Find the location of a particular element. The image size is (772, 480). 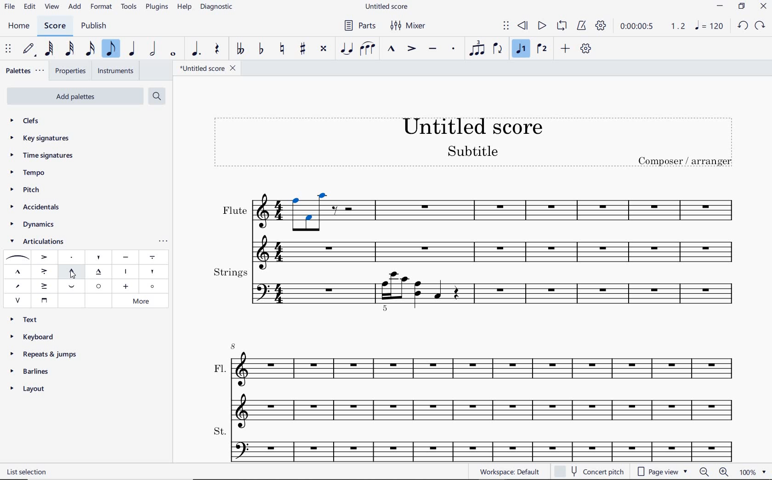

concert pitch is located at coordinates (590, 470).